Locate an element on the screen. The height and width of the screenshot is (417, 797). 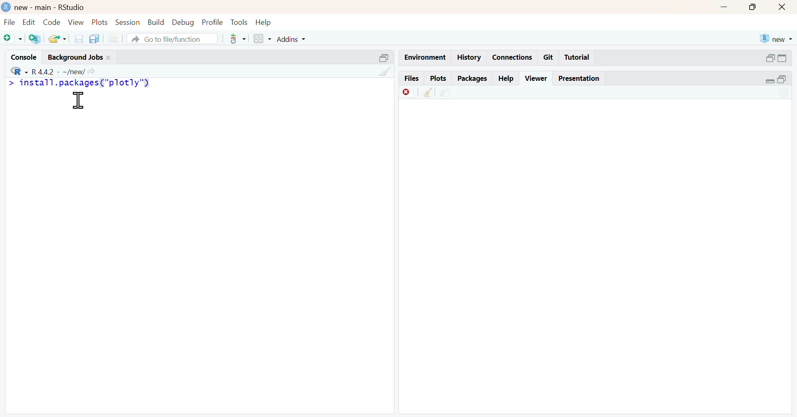
install.packages("plotly") is located at coordinates (87, 83).